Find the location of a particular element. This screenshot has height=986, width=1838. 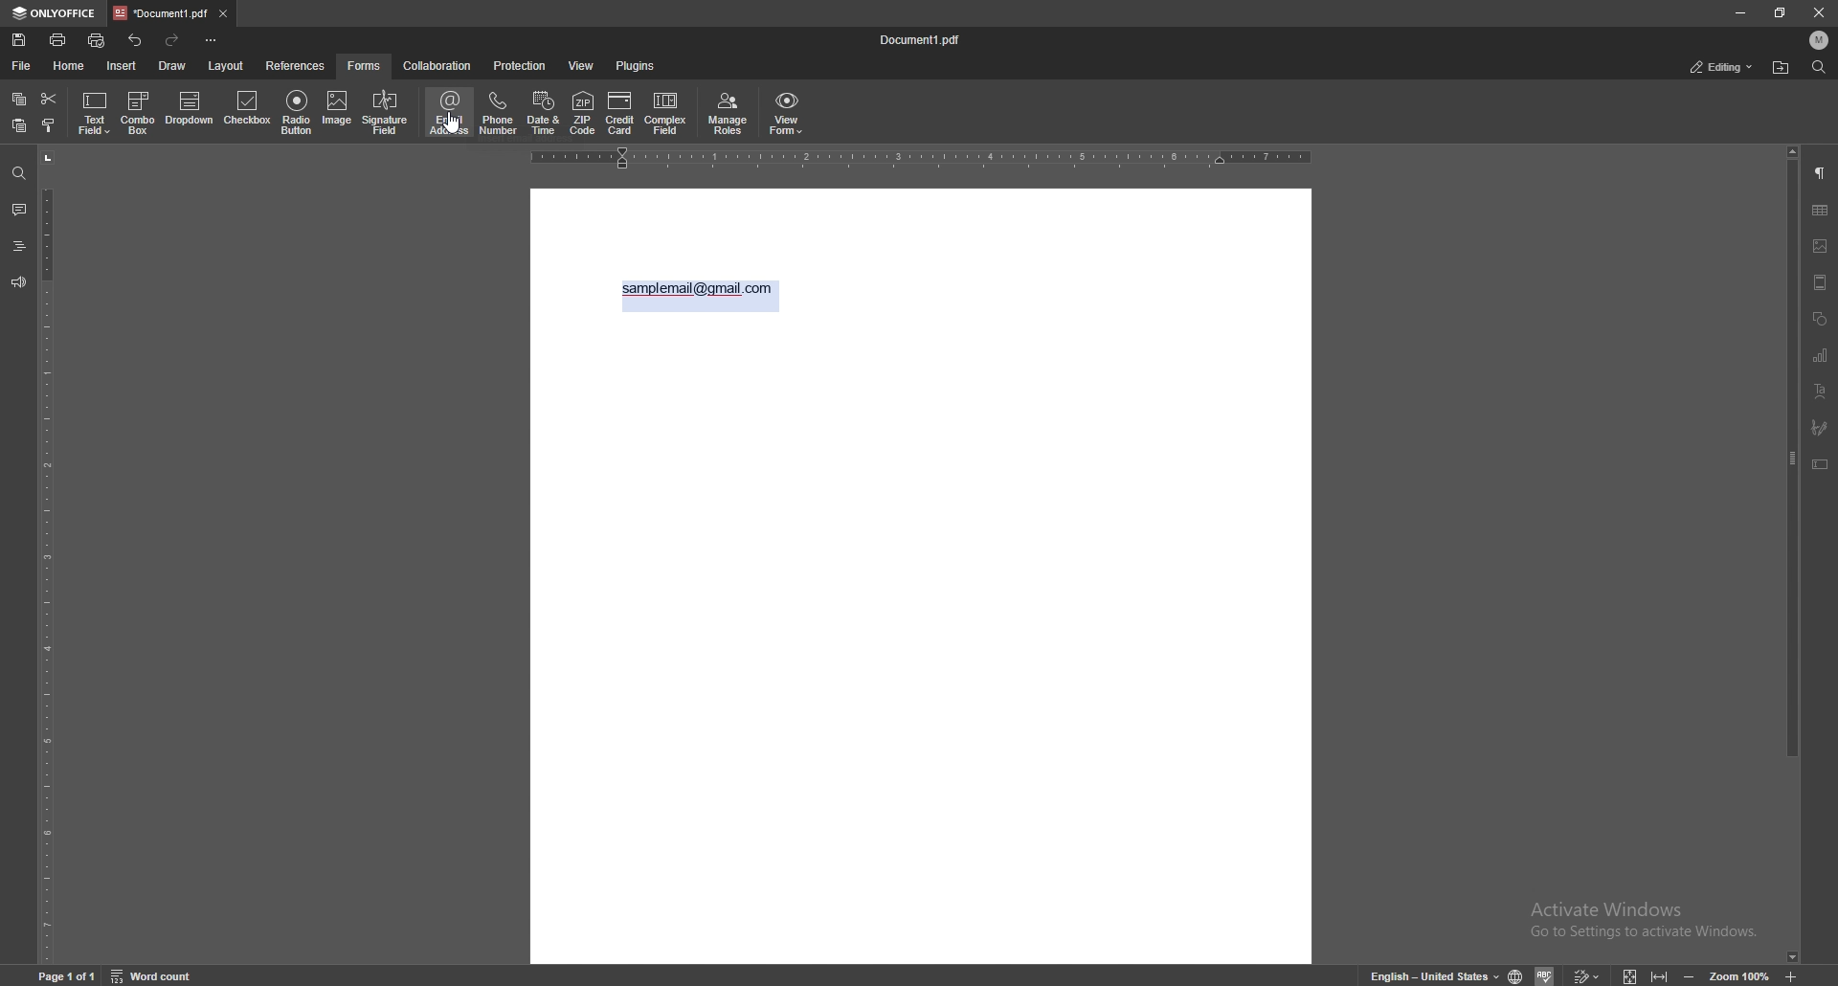

zip code is located at coordinates (583, 115).